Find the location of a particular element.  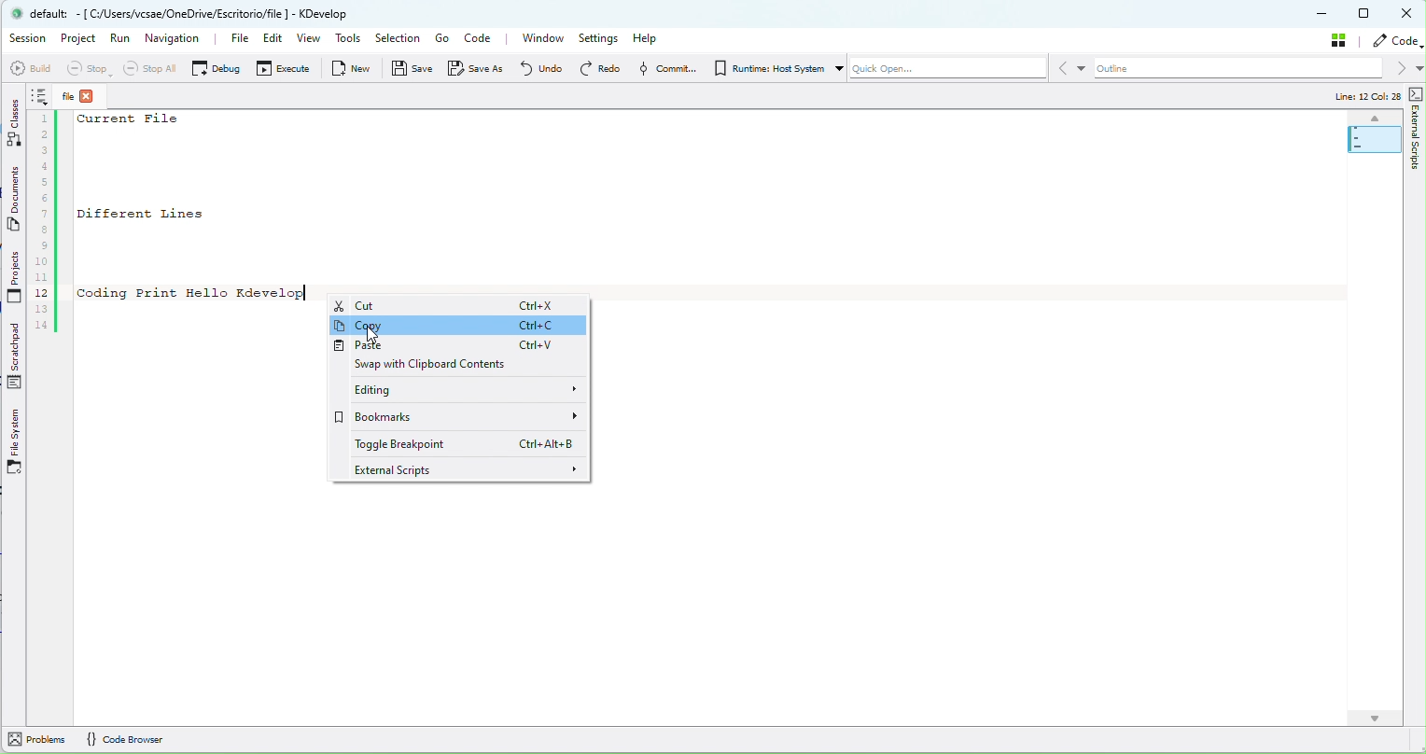

External scripts is located at coordinates (466, 469).